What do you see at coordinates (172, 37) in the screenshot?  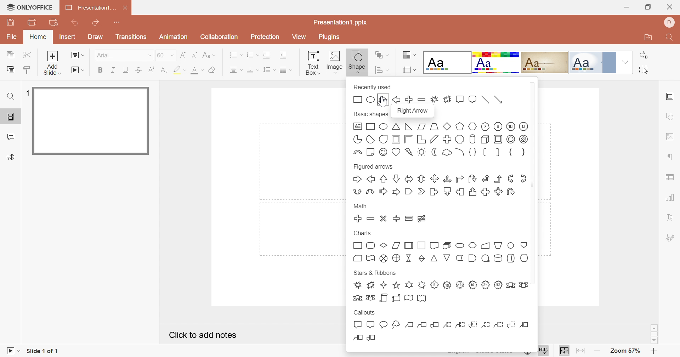 I see `Animation` at bounding box center [172, 37].